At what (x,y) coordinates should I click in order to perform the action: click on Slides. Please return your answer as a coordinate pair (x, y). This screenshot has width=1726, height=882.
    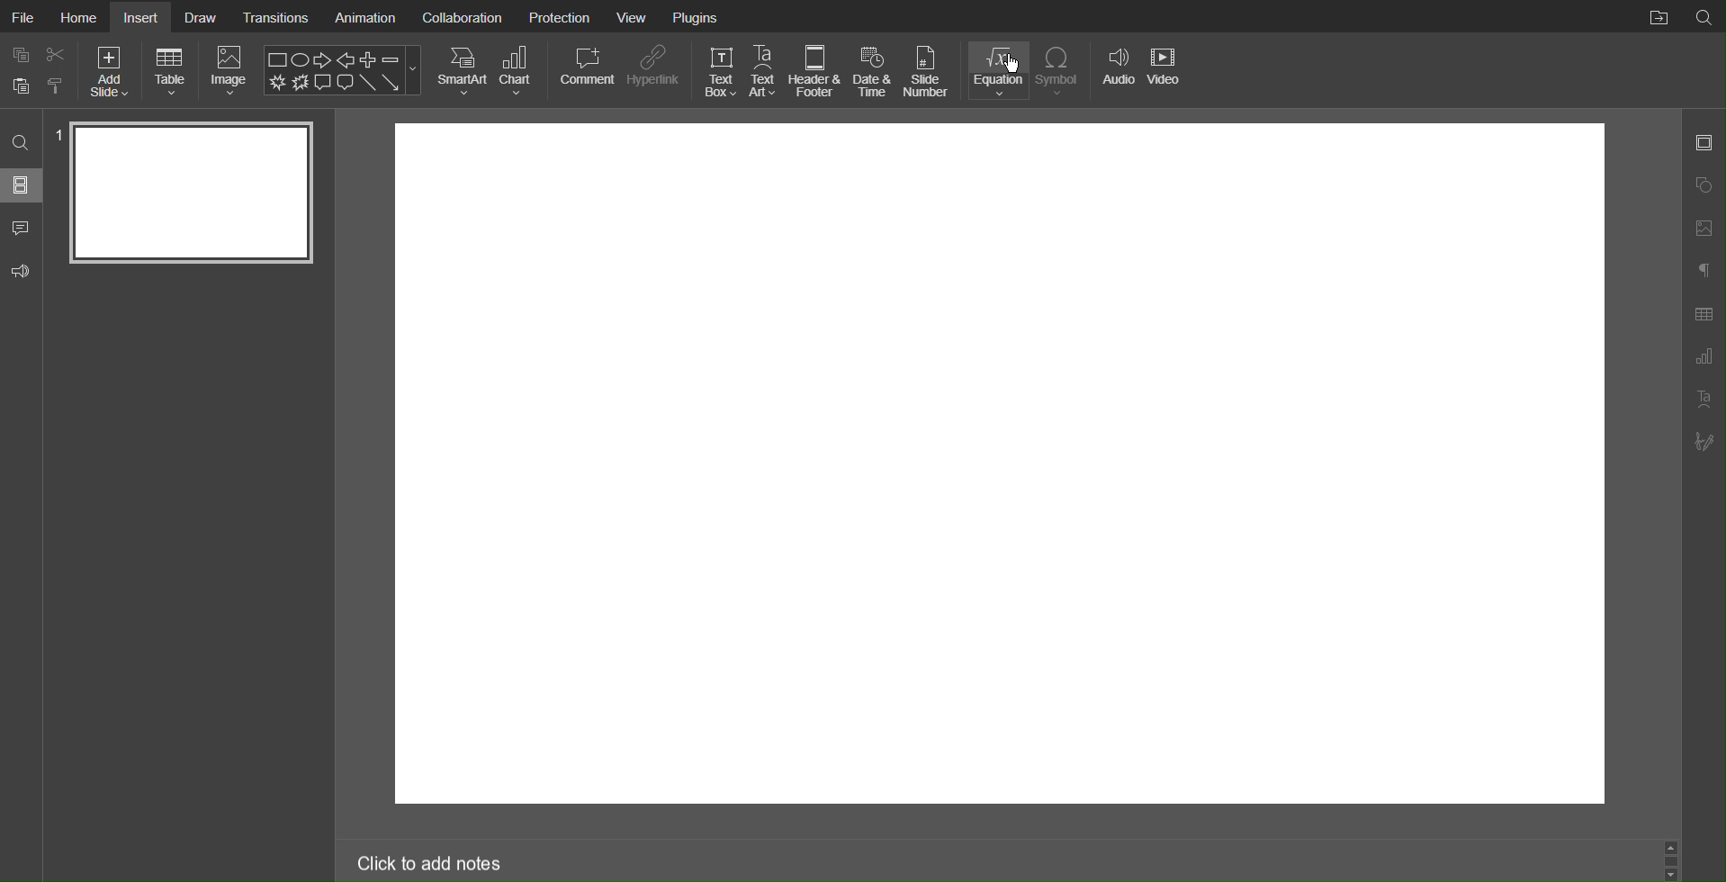
    Looking at the image, I should click on (21, 187).